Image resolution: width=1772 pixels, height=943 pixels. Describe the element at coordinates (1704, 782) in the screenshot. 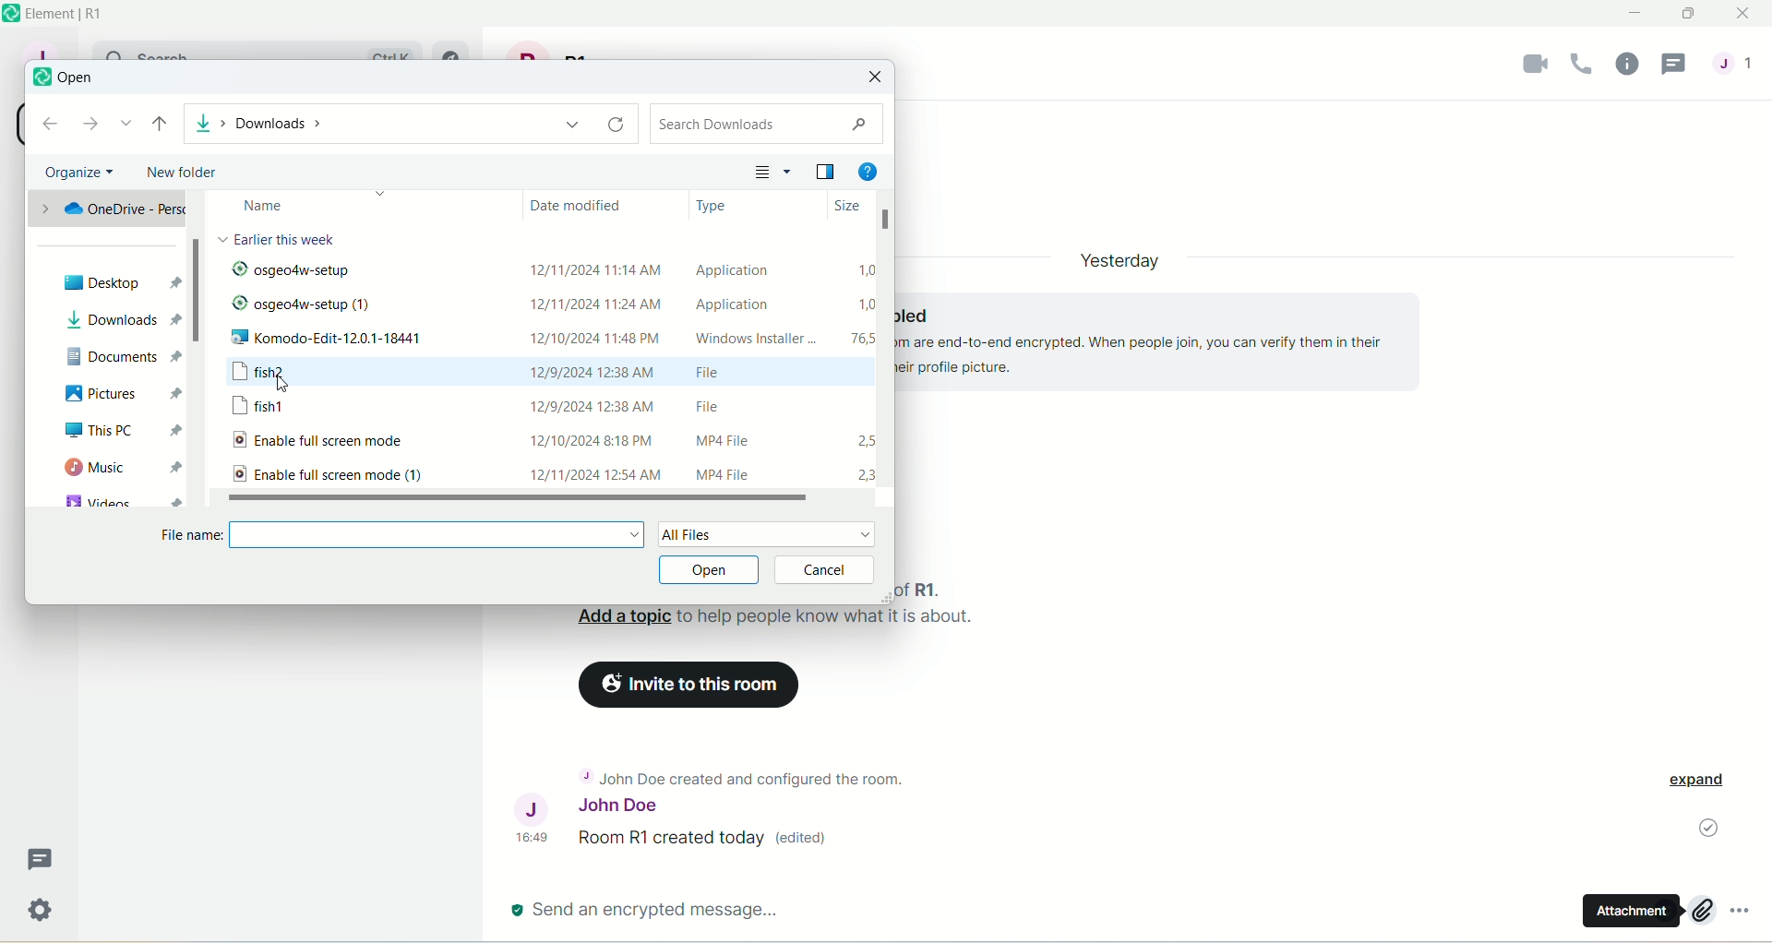

I see `expand` at that location.